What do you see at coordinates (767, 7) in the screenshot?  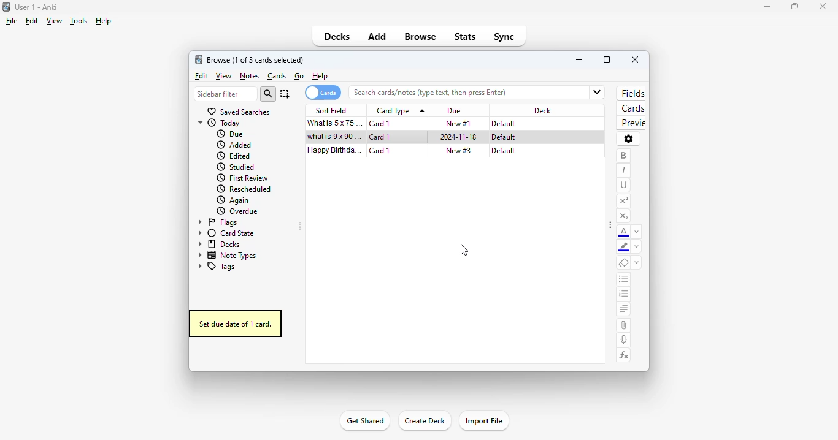 I see `minimize` at bounding box center [767, 7].